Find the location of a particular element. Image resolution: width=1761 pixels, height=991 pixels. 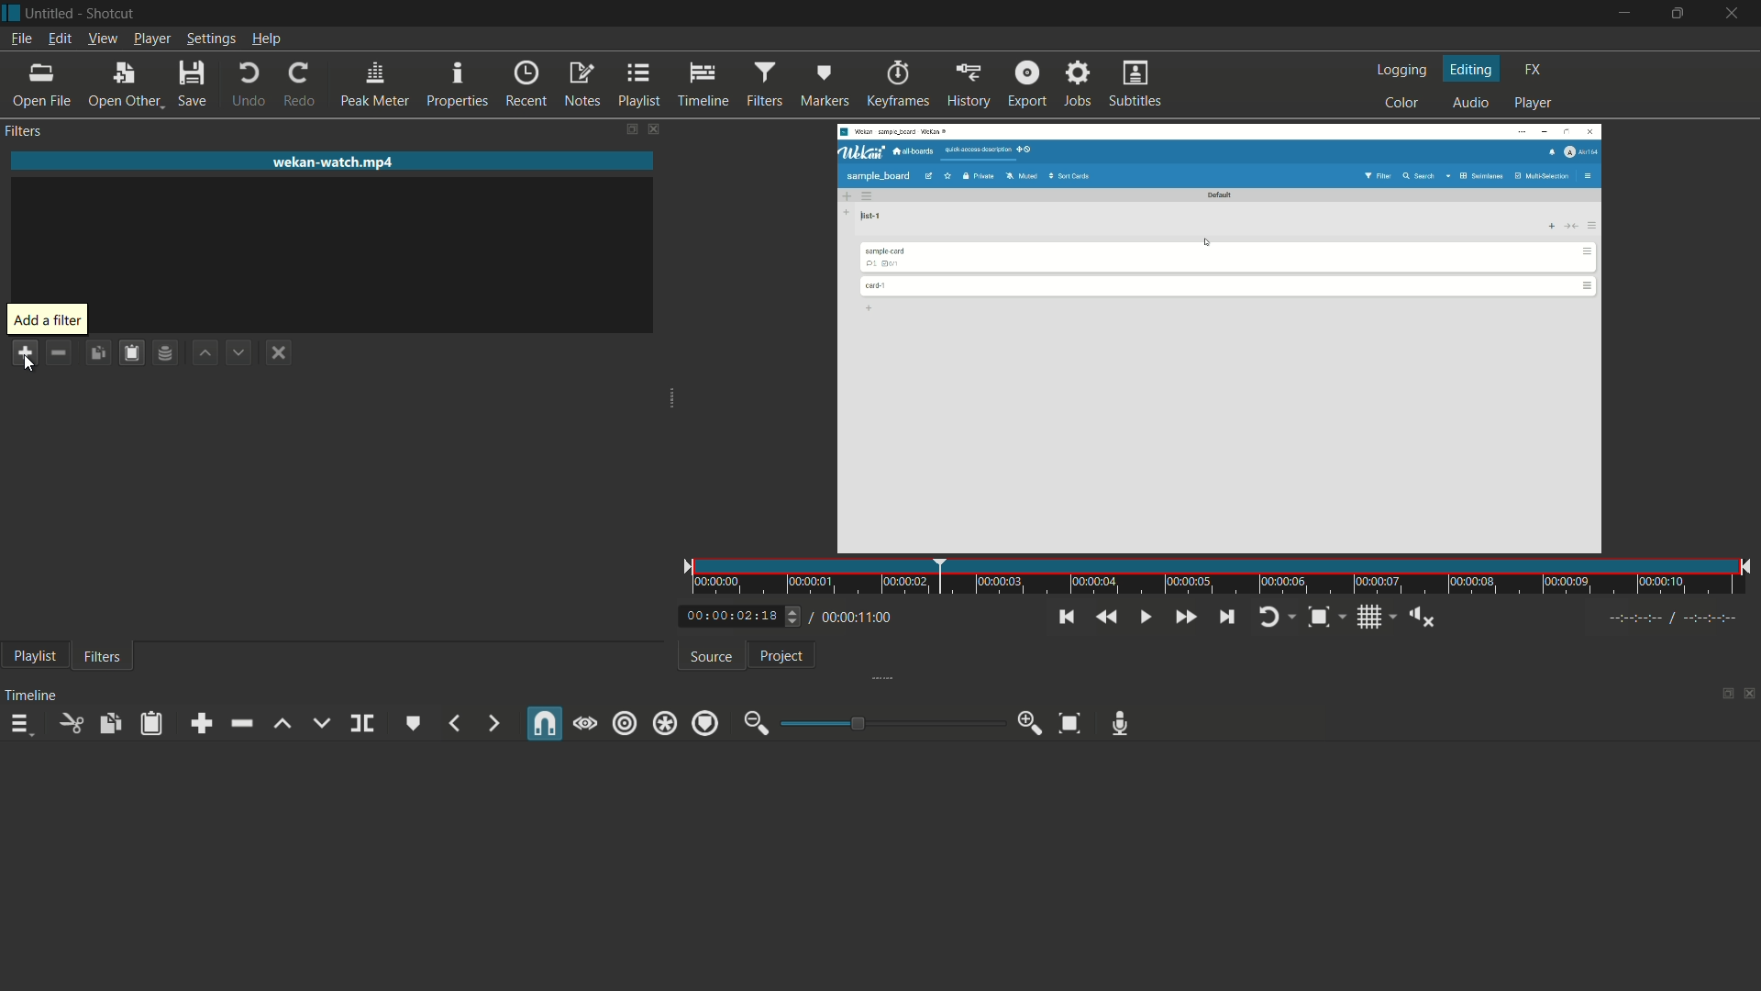

total time is located at coordinates (861, 618).